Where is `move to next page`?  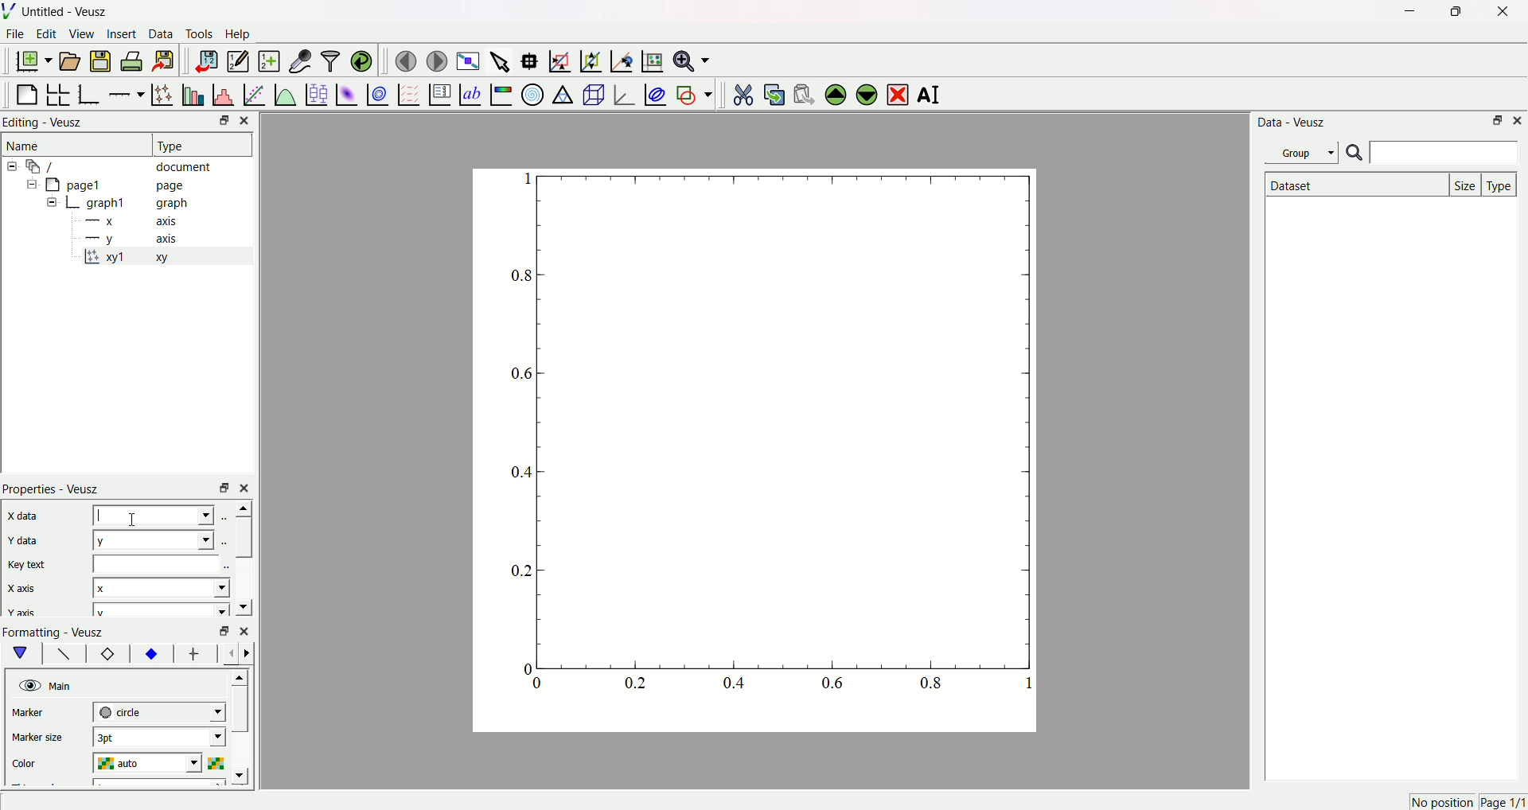 move to next page is located at coordinates (438, 59).